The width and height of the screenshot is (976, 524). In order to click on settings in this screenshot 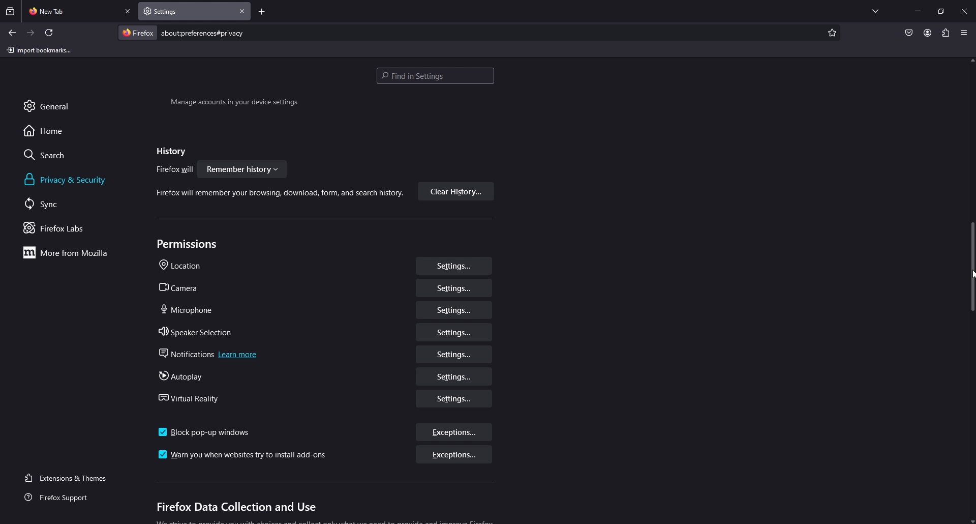, I will do `click(453, 310)`.